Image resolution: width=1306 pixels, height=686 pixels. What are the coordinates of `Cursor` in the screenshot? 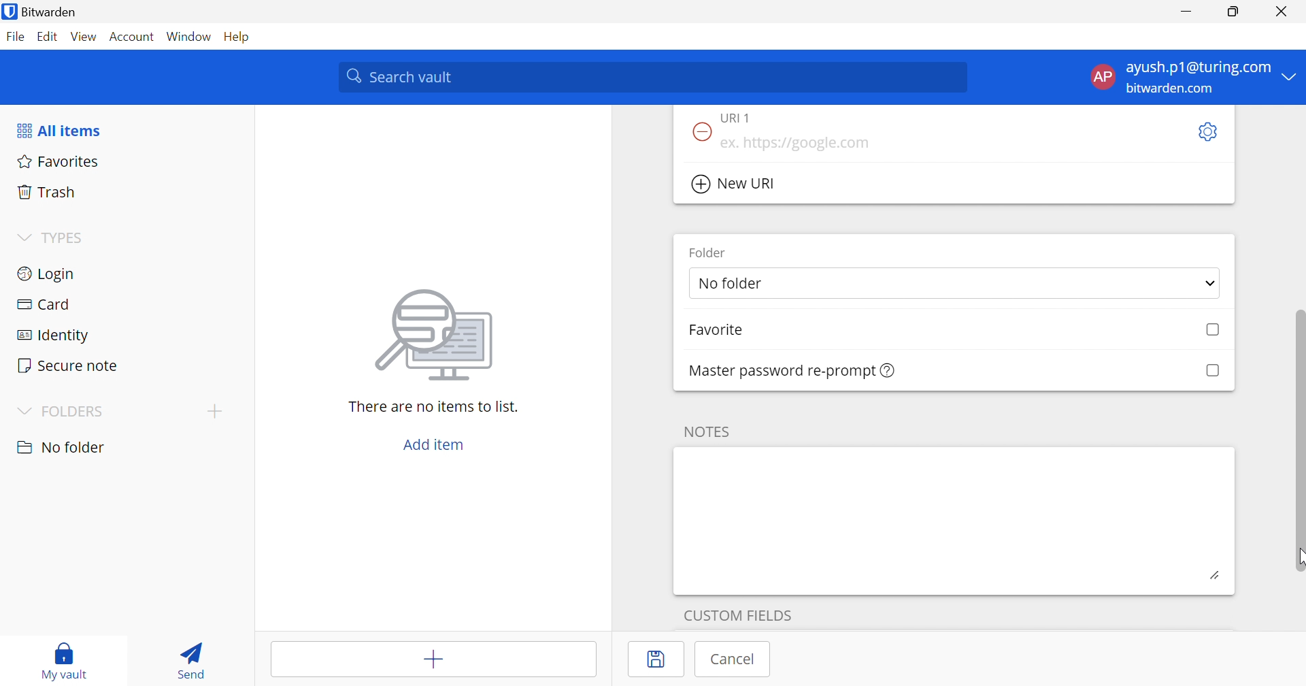 It's located at (1298, 560).